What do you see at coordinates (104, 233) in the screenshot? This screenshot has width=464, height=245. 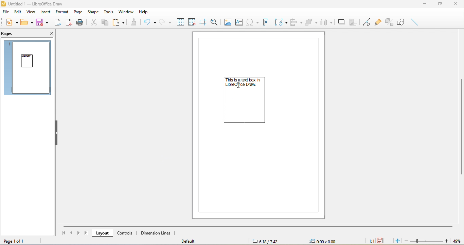 I see `layout` at bounding box center [104, 233].